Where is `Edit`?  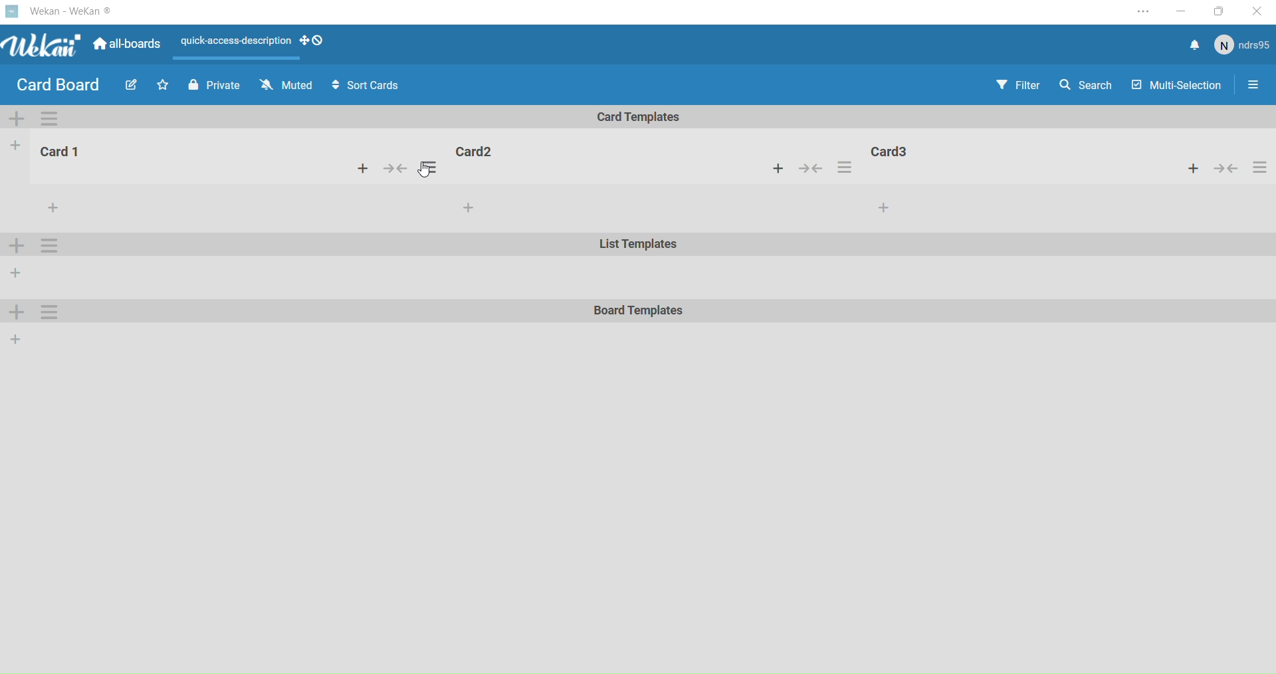 Edit is located at coordinates (130, 84).